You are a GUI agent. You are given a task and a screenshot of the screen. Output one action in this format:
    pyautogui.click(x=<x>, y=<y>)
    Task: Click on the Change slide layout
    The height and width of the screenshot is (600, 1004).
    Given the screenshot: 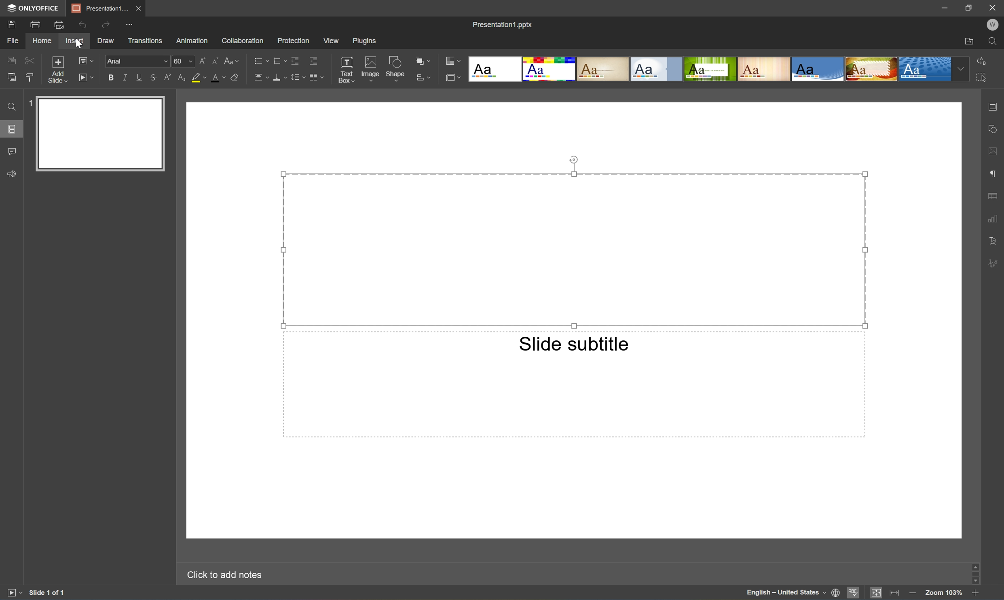 What is the action you would take?
    pyautogui.click(x=87, y=60)
    